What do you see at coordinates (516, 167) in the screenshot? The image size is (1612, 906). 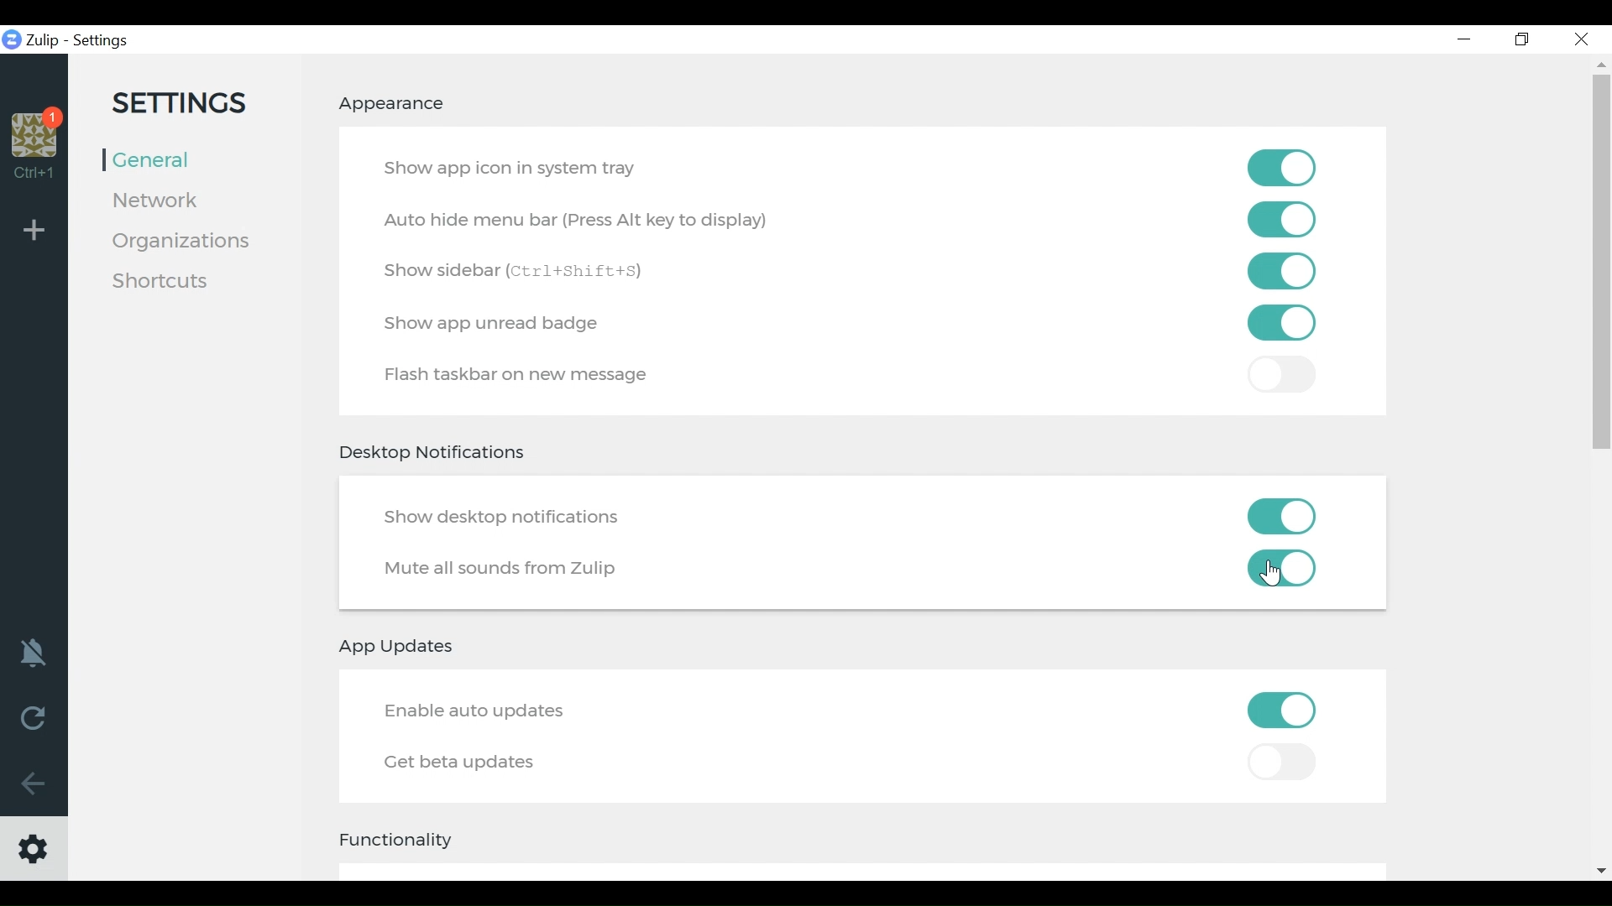 I see `Show app icon in system tray` at bounding box center [516, 167].